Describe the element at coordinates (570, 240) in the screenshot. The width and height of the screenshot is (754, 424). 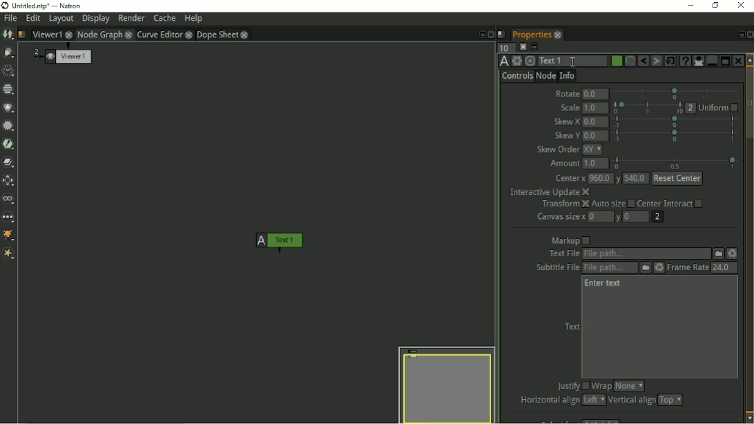
I see `Markup` at that location.